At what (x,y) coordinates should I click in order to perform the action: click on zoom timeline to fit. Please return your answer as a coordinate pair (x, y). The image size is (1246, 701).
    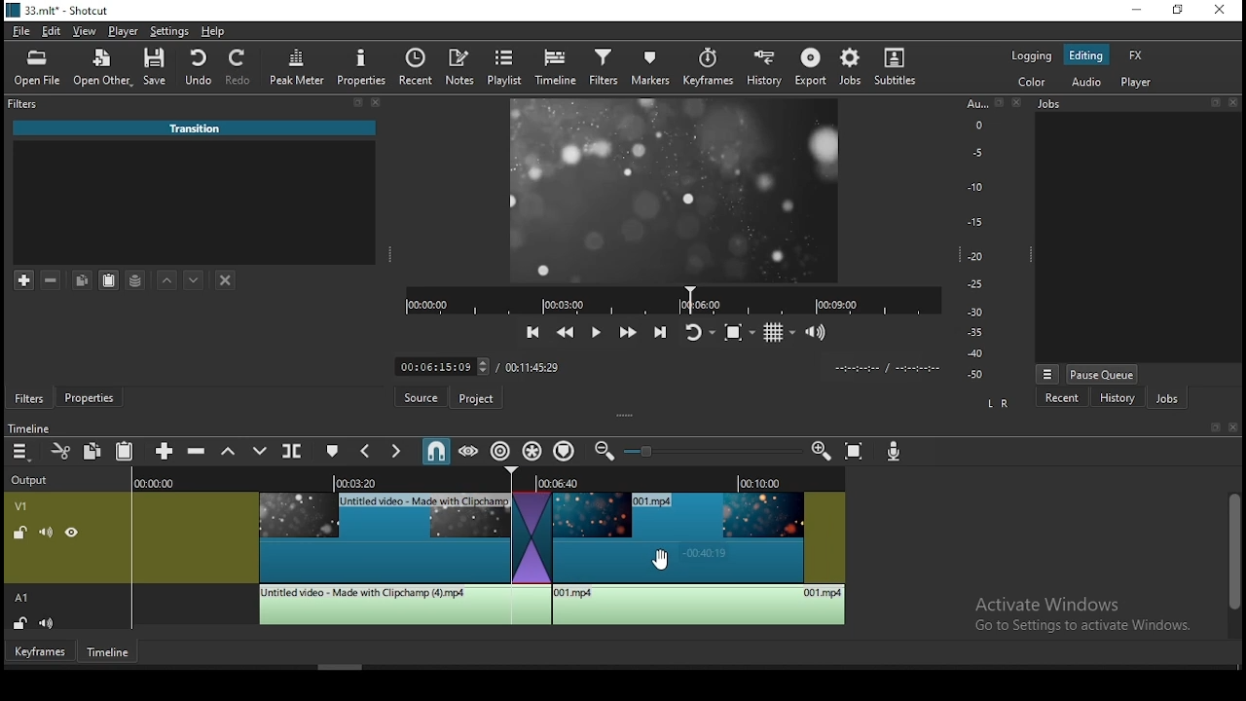
    Looking at the image, I should click on (861, 452).